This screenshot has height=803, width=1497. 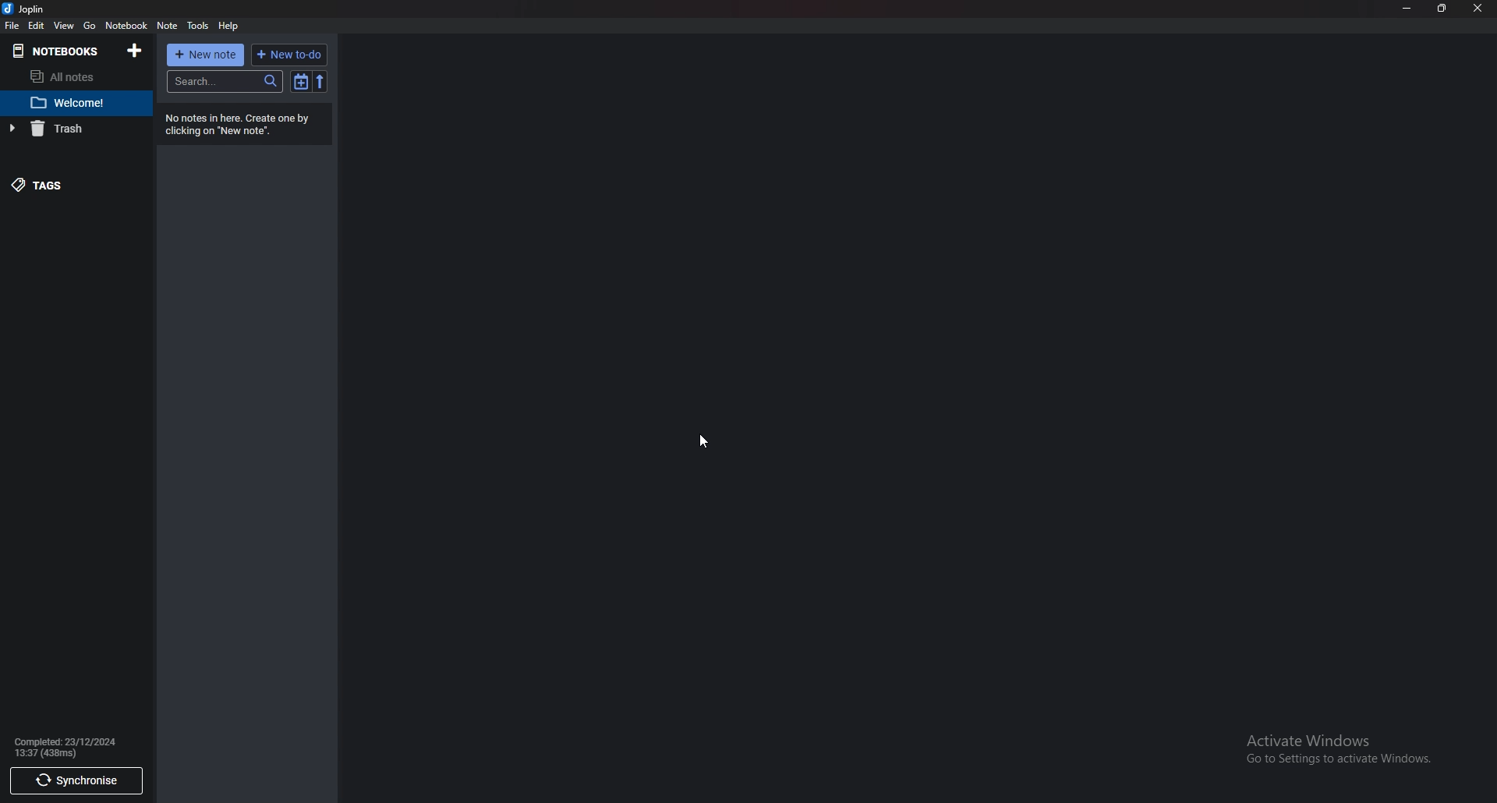 What do you see at coordinates (300, 83) in the screenshot?
I see `Toggle sort order` at bounding box center [300, 83].